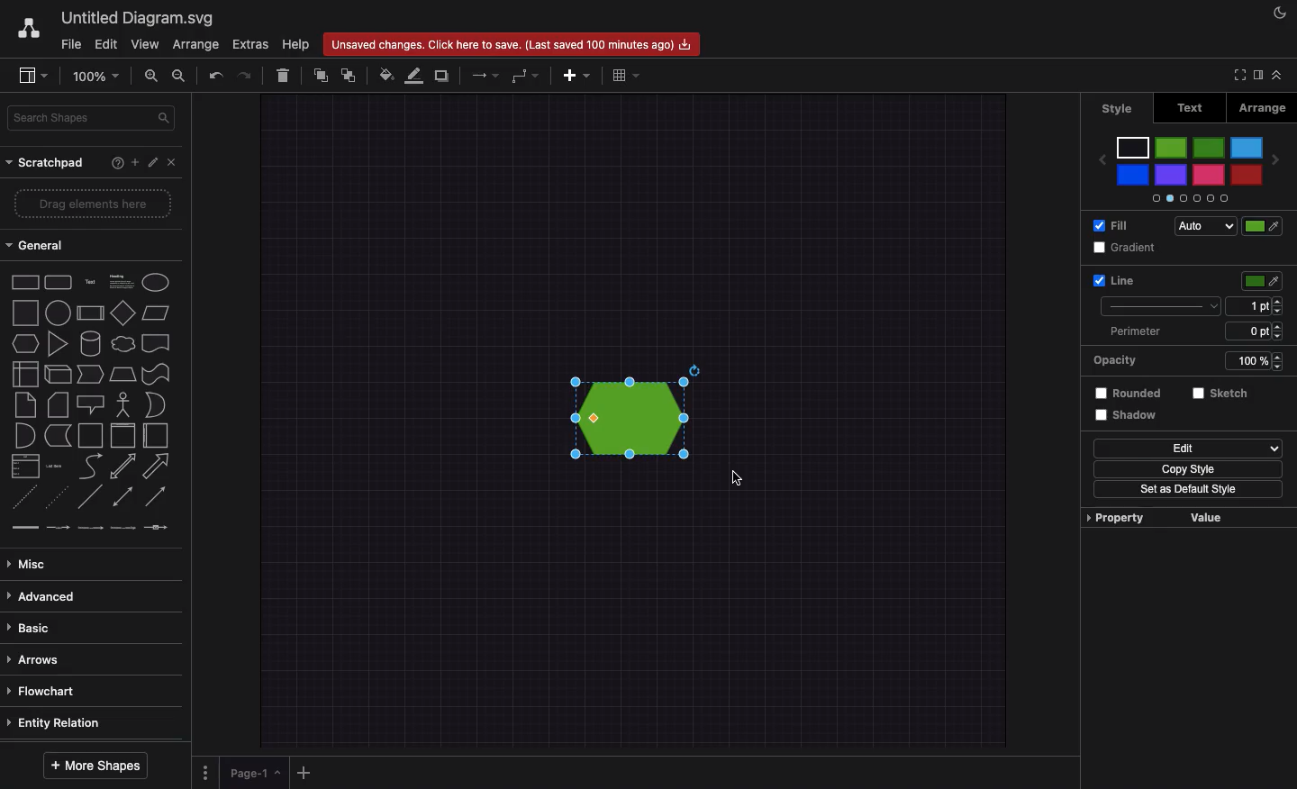  Describe the element at coordinates (286, 77) in the screenshot. I see `Delete` at that location.